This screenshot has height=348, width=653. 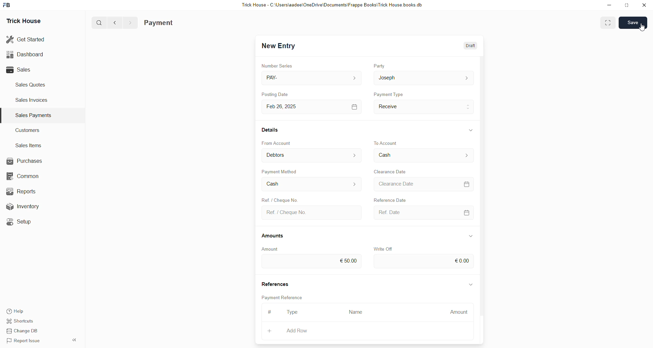 I want to click on Clearance Date, so click(x=424, y=184).